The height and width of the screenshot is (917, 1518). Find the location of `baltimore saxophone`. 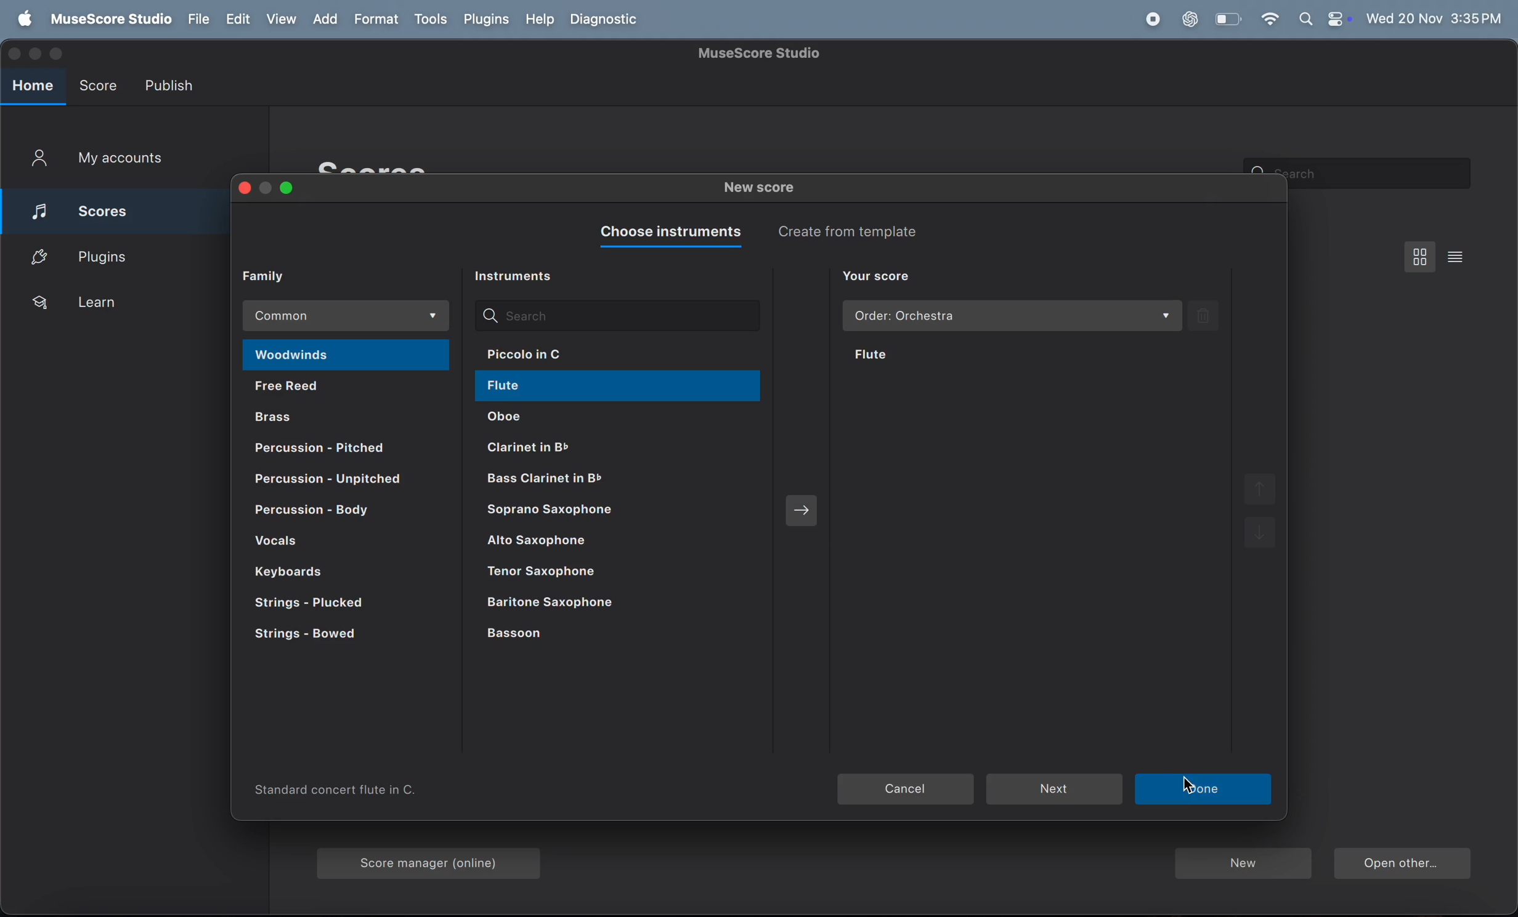

baltimore saxophone is located at coordinates (604, 603).